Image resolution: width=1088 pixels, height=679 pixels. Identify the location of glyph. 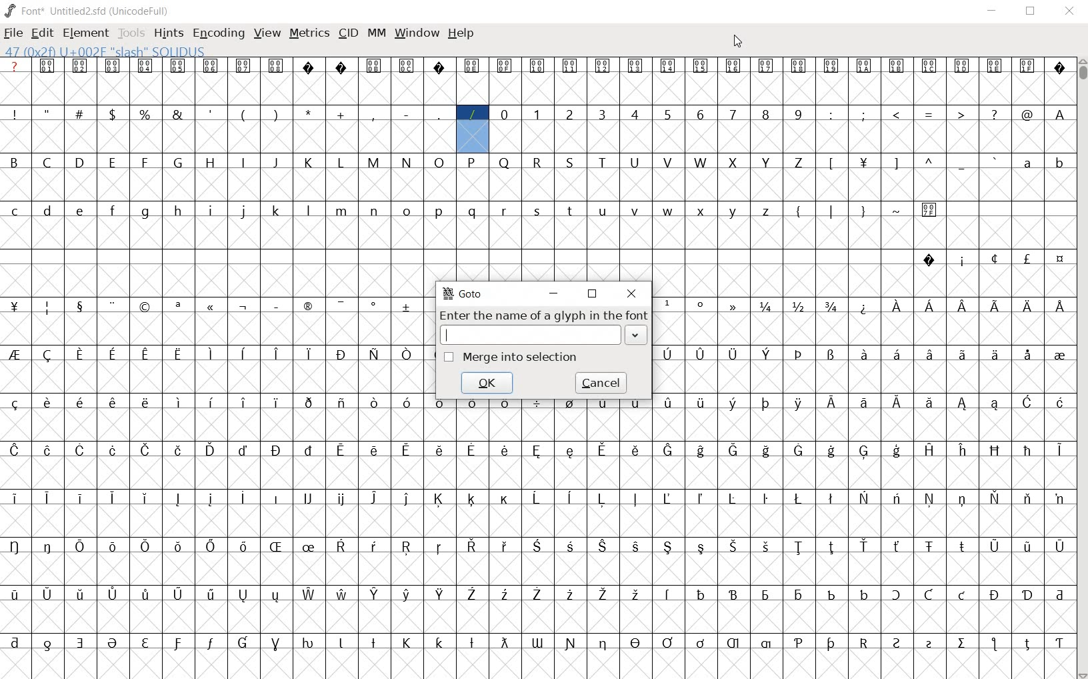
(962, 500).